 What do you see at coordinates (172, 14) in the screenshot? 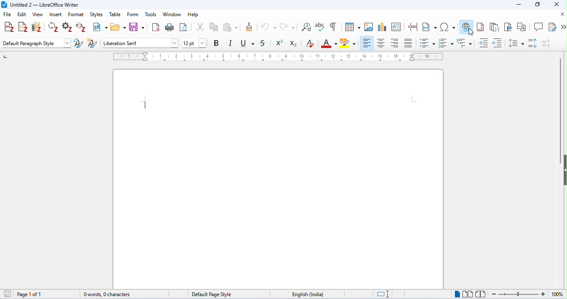
I see `window` at bounding box center [172, 14].